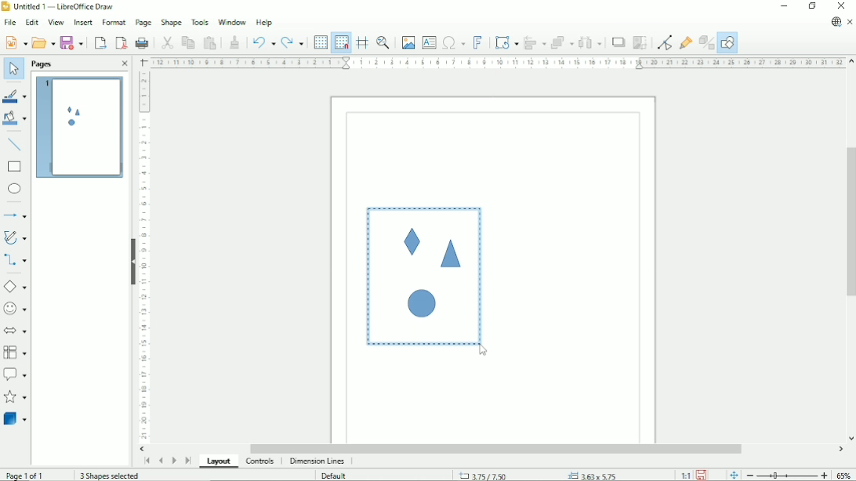 This screenshot has height=481, width=856. I want to click on Vertical scale, so click(144, 257).